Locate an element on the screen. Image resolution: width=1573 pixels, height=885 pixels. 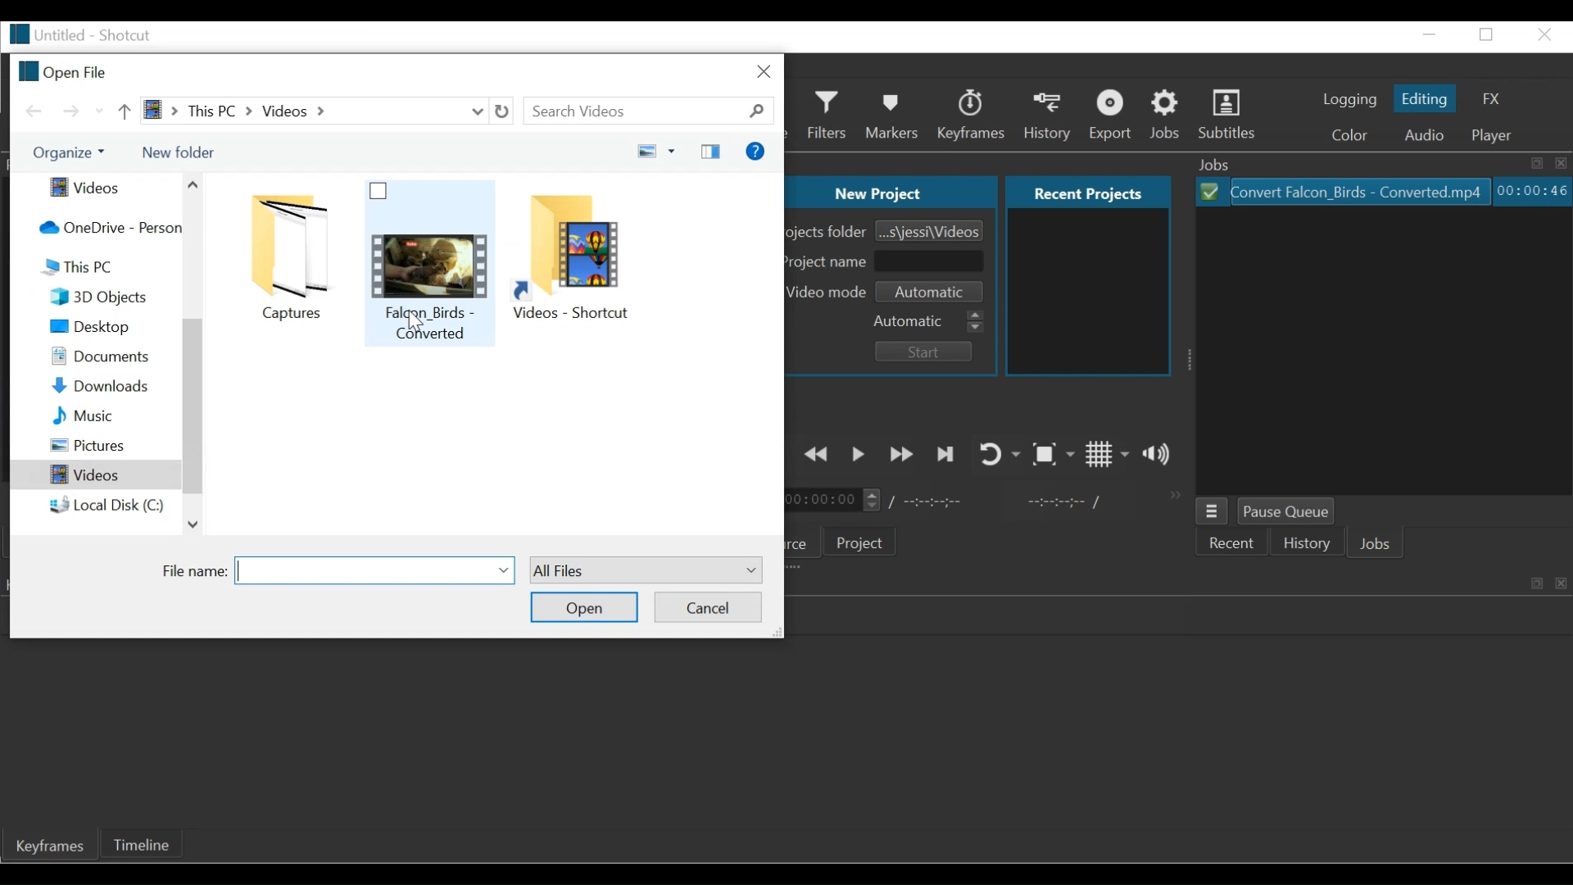
Cancel is located at coordinates (707, 607).